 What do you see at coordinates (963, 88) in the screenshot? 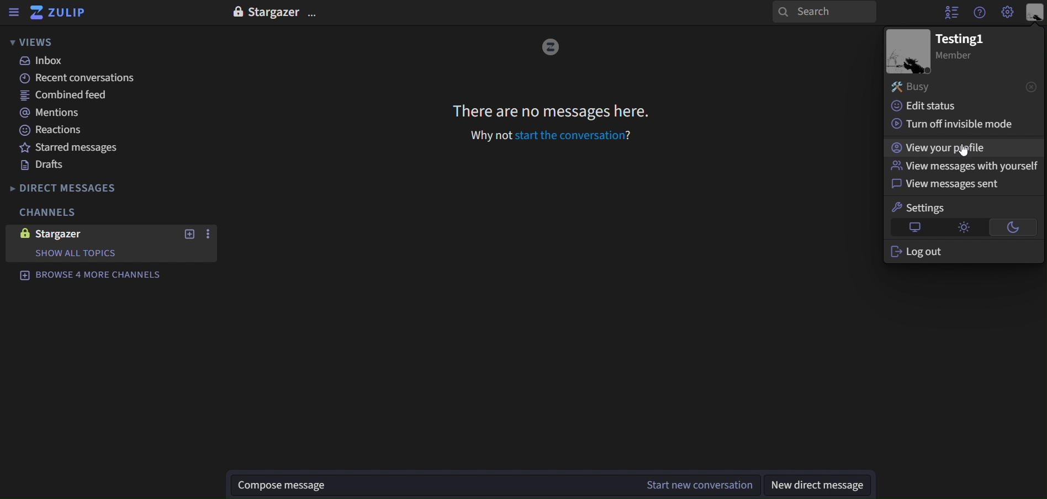
I see `busy` at bounding box center [963, 88].